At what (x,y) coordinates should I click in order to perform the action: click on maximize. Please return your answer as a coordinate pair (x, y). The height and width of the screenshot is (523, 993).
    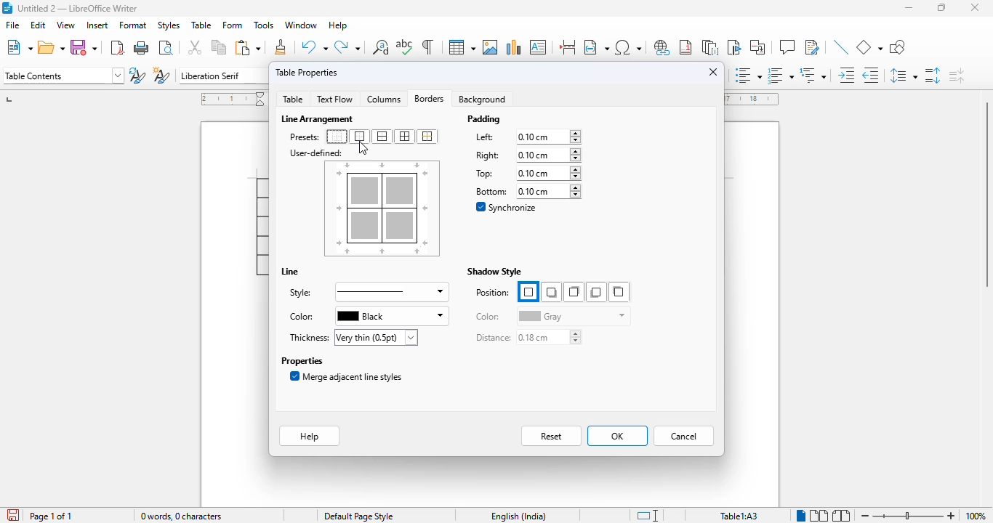
    Looking at the image, I should click on (943, 7).